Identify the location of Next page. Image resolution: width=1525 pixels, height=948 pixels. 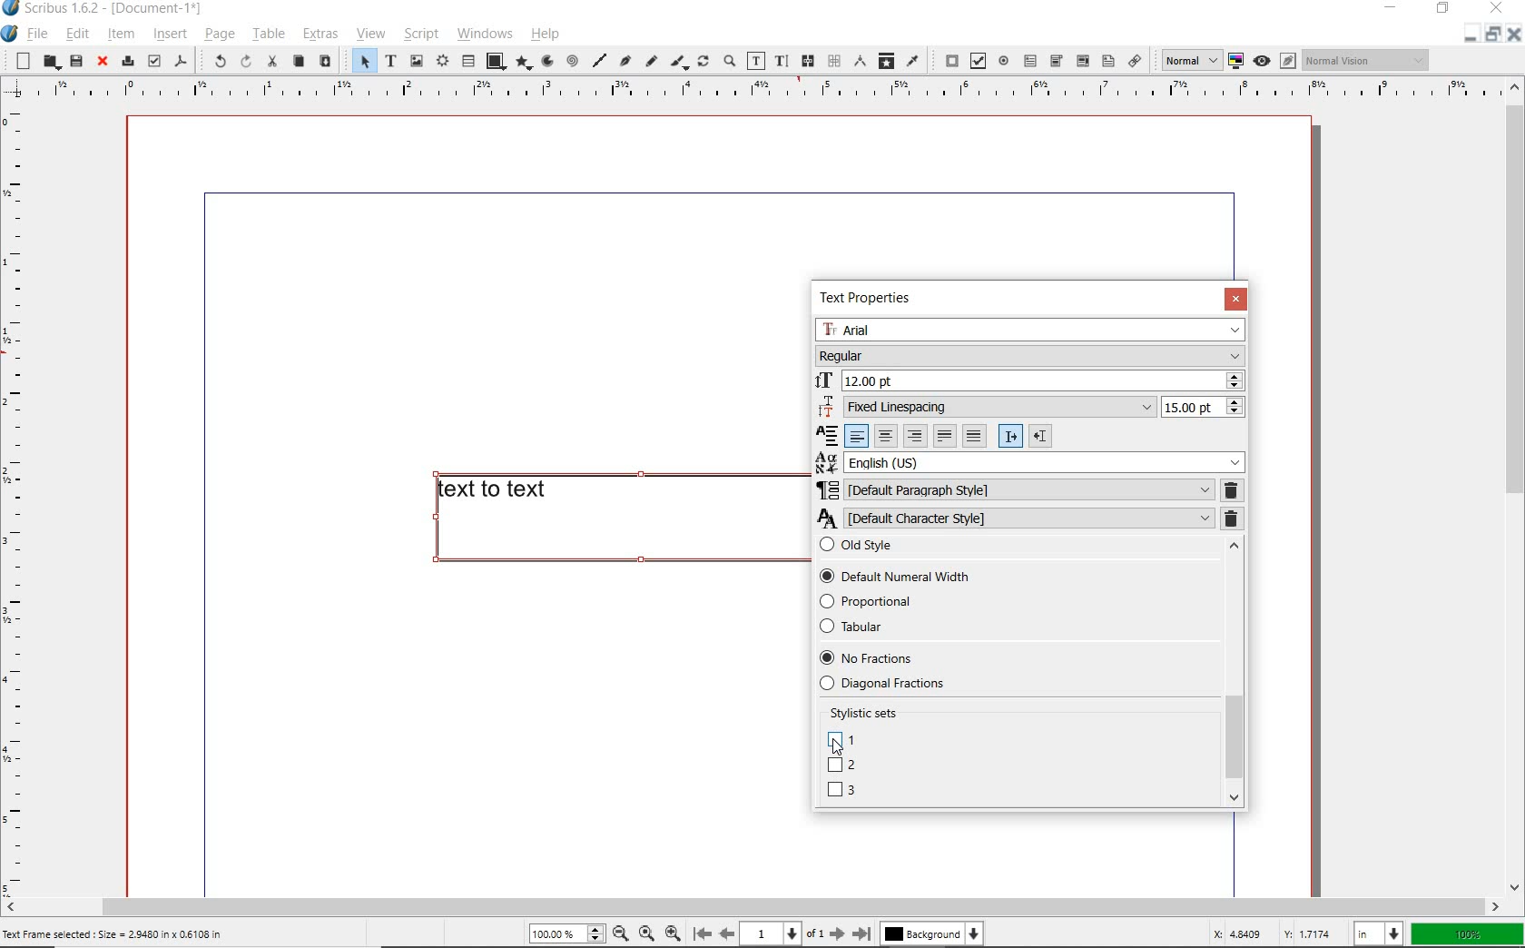
(836, 933).